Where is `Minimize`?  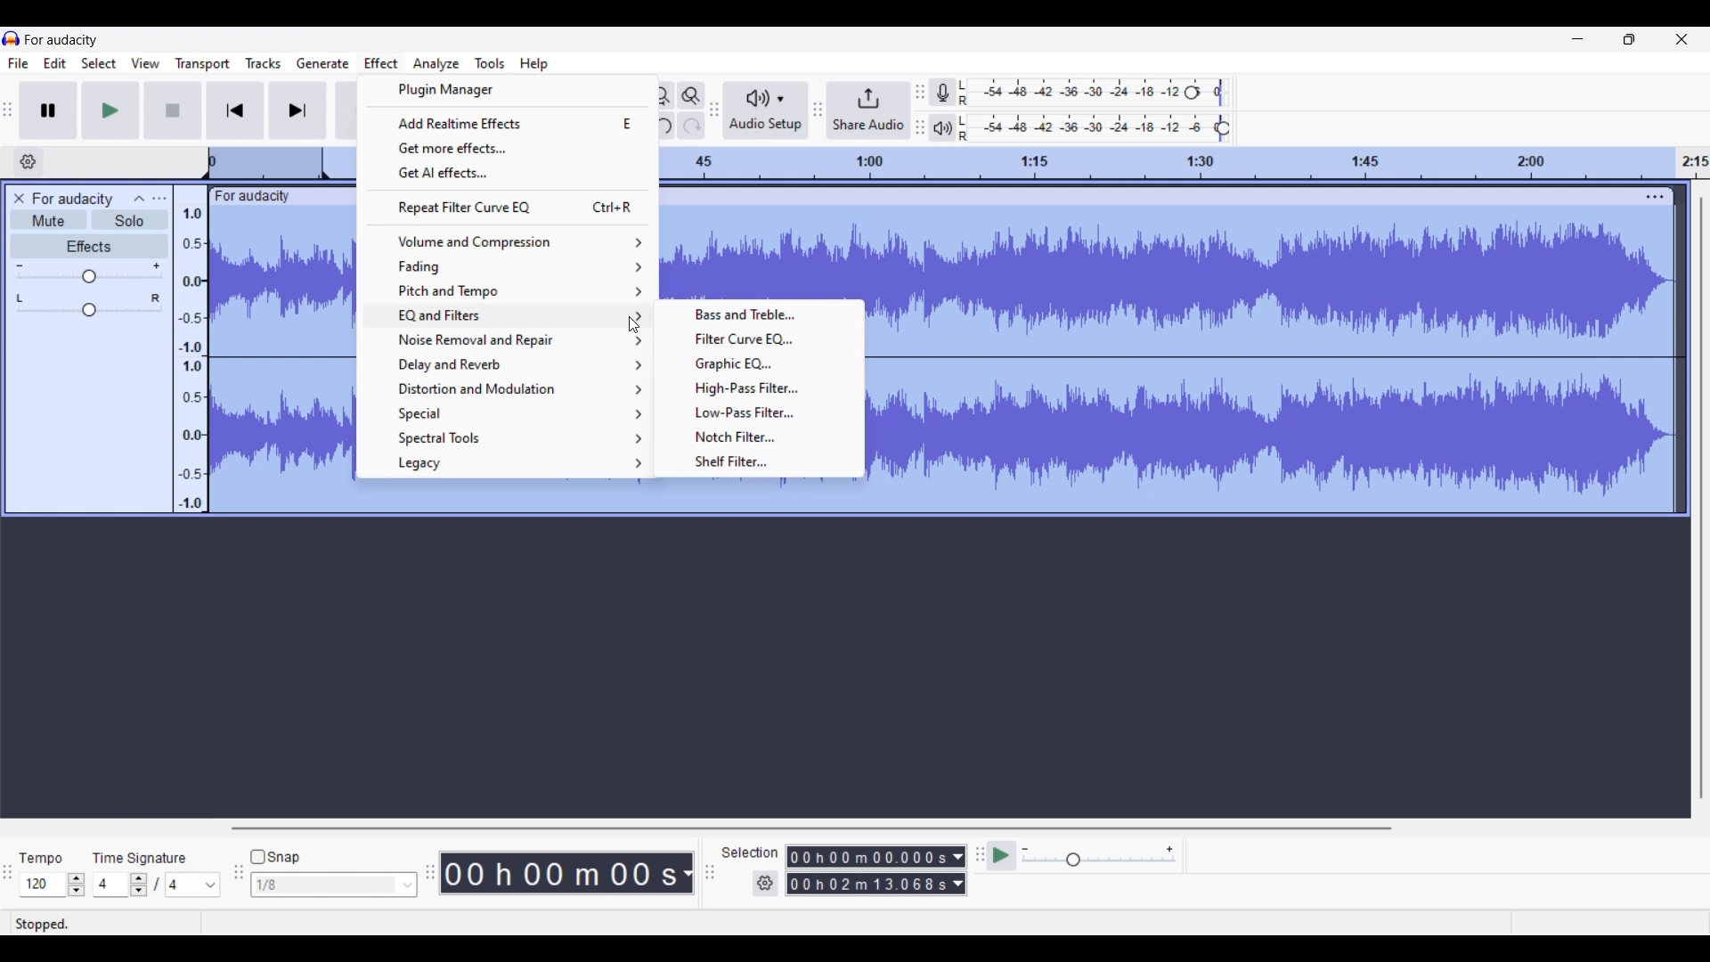 Minimize is located at coordinates (1576, 38).